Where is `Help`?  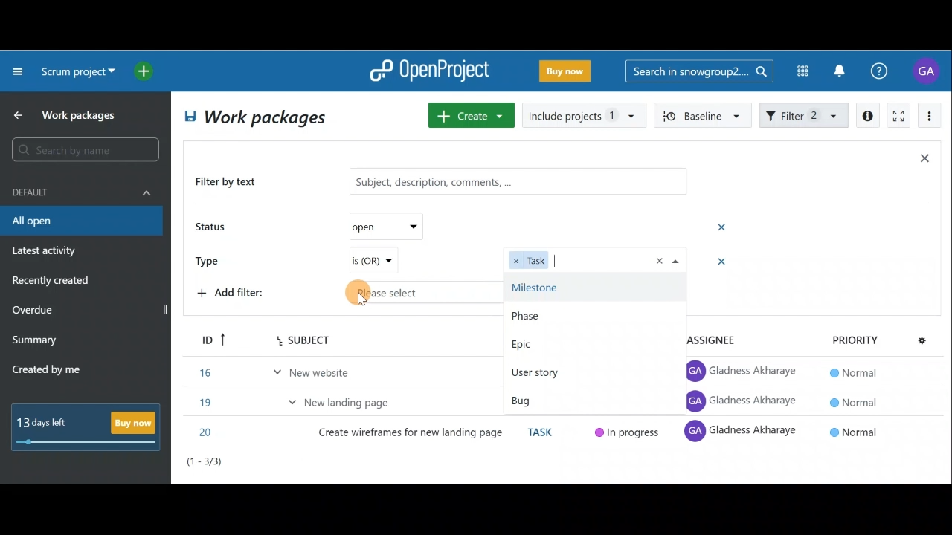
Help is located at coordinates (887, 71).